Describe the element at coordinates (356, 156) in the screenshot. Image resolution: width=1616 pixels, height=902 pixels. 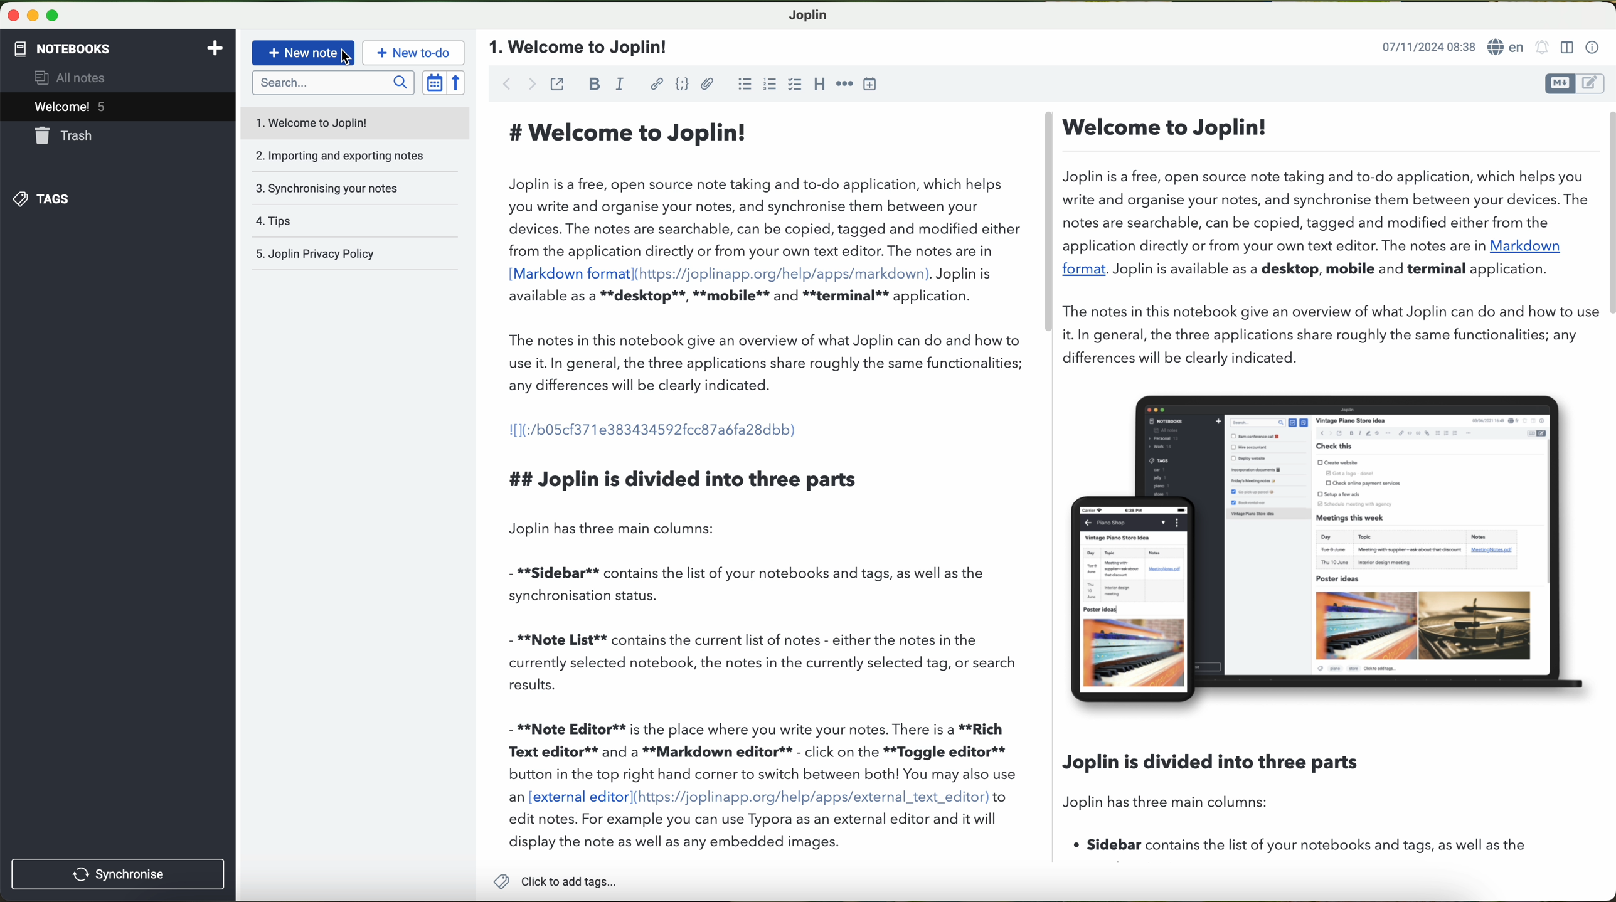
I see `importing and exporting notes` at that location.